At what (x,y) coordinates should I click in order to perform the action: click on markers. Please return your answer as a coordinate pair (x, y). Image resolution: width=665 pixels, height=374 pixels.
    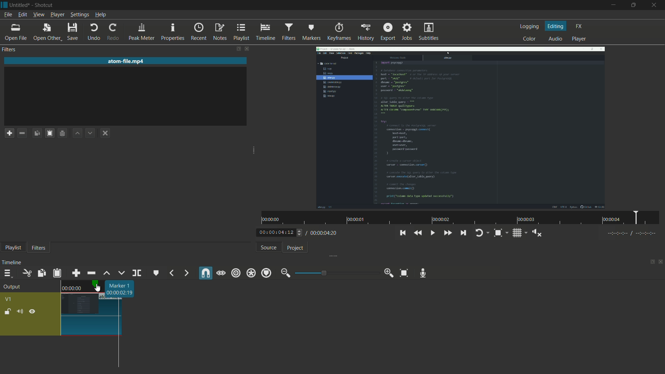
    Looking at the image, I should click on (311, 32).